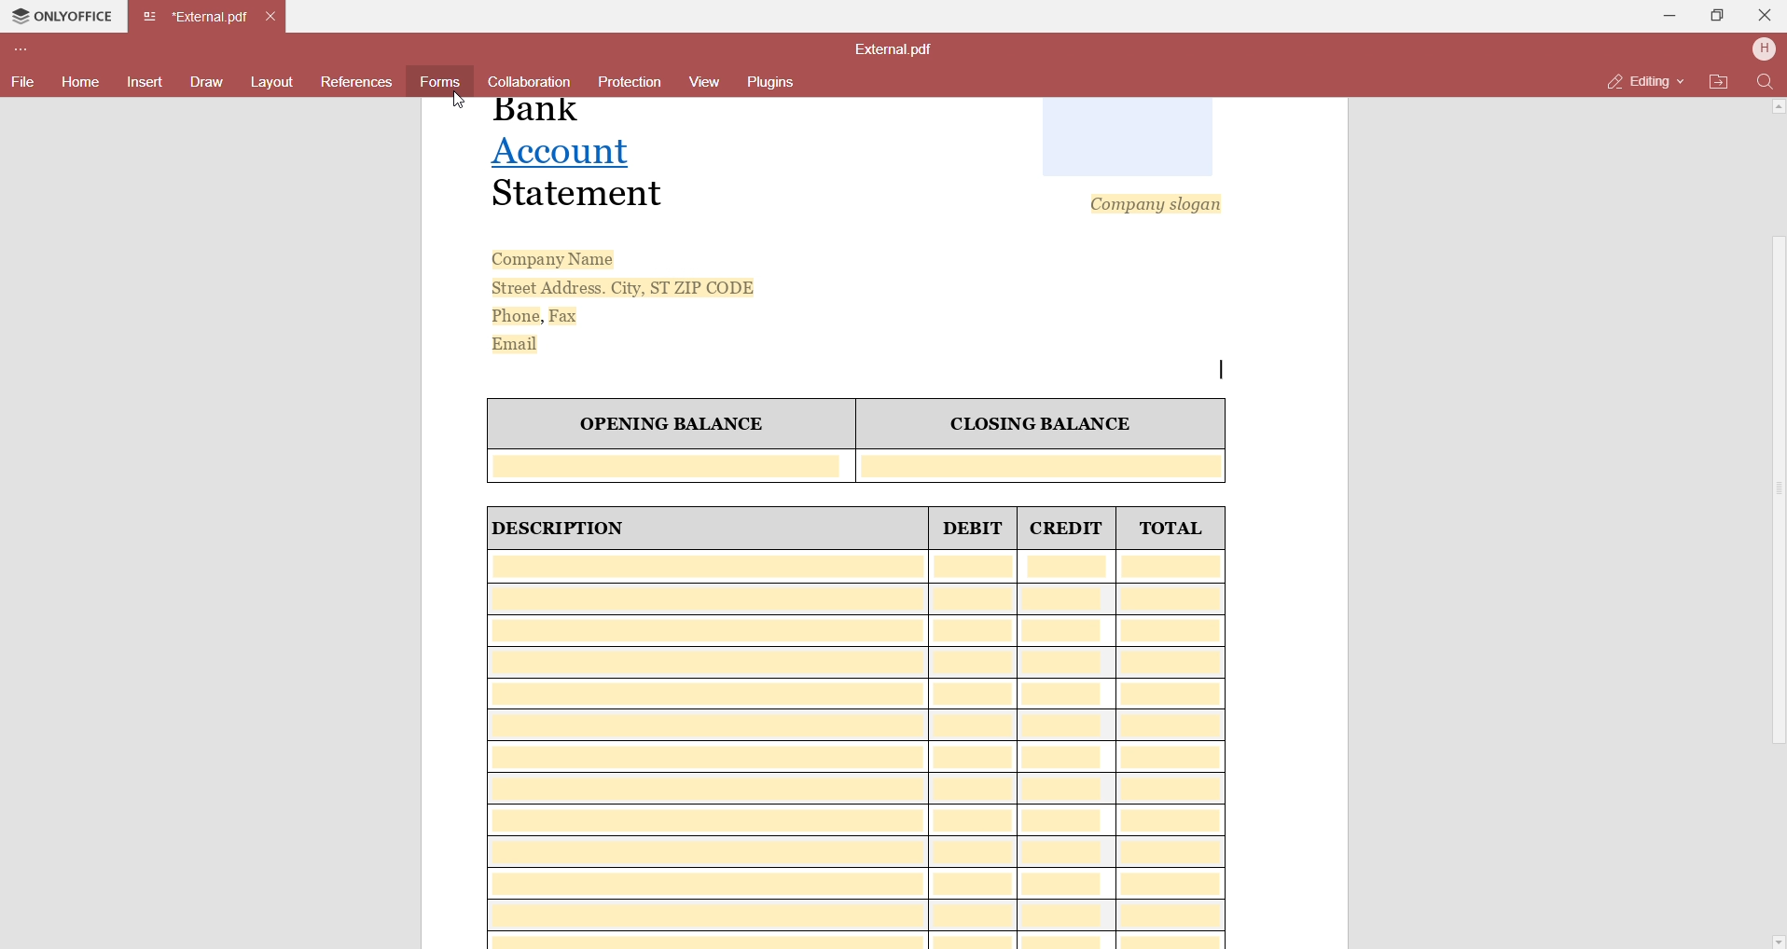 This screenshot has width=1787, height=949. What do you see at coordinates (196, 18) in the screenshot?
I see `Tab name(External.pdf)` at bounding box center [196, 18].